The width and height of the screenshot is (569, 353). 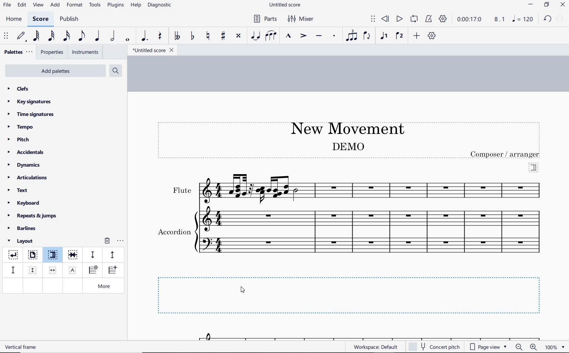 I want to click on voice 2, so click(x=400, y=36).